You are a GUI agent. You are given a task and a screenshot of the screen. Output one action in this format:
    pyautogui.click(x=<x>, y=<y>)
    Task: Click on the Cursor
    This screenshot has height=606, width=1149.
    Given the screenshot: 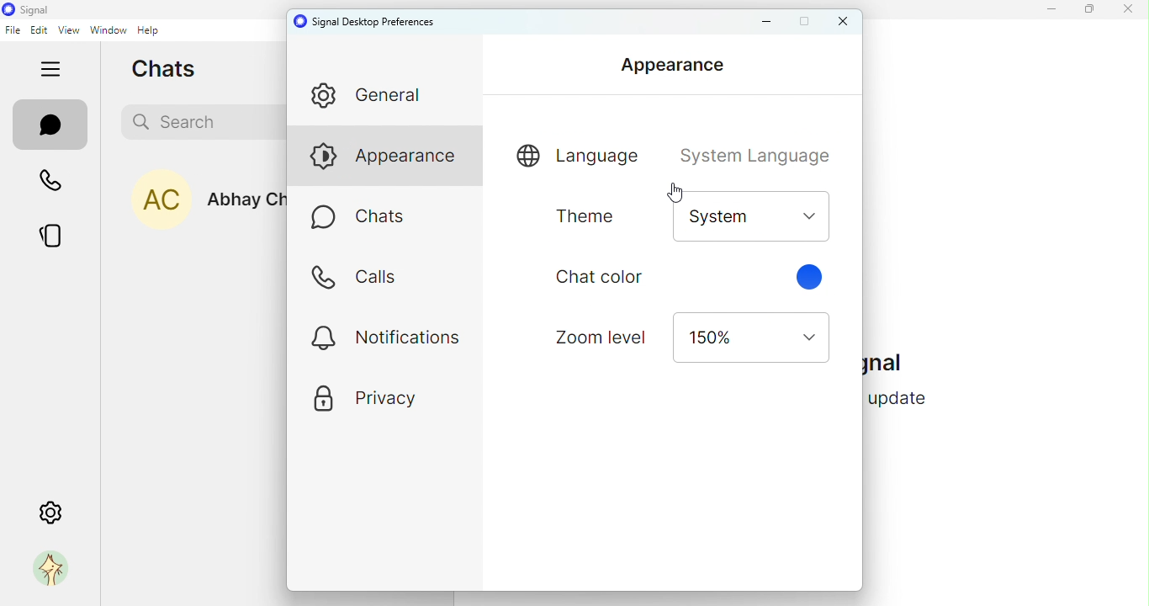 What is the action you would take?
    pyautogui.click(x=805, y=274)
    